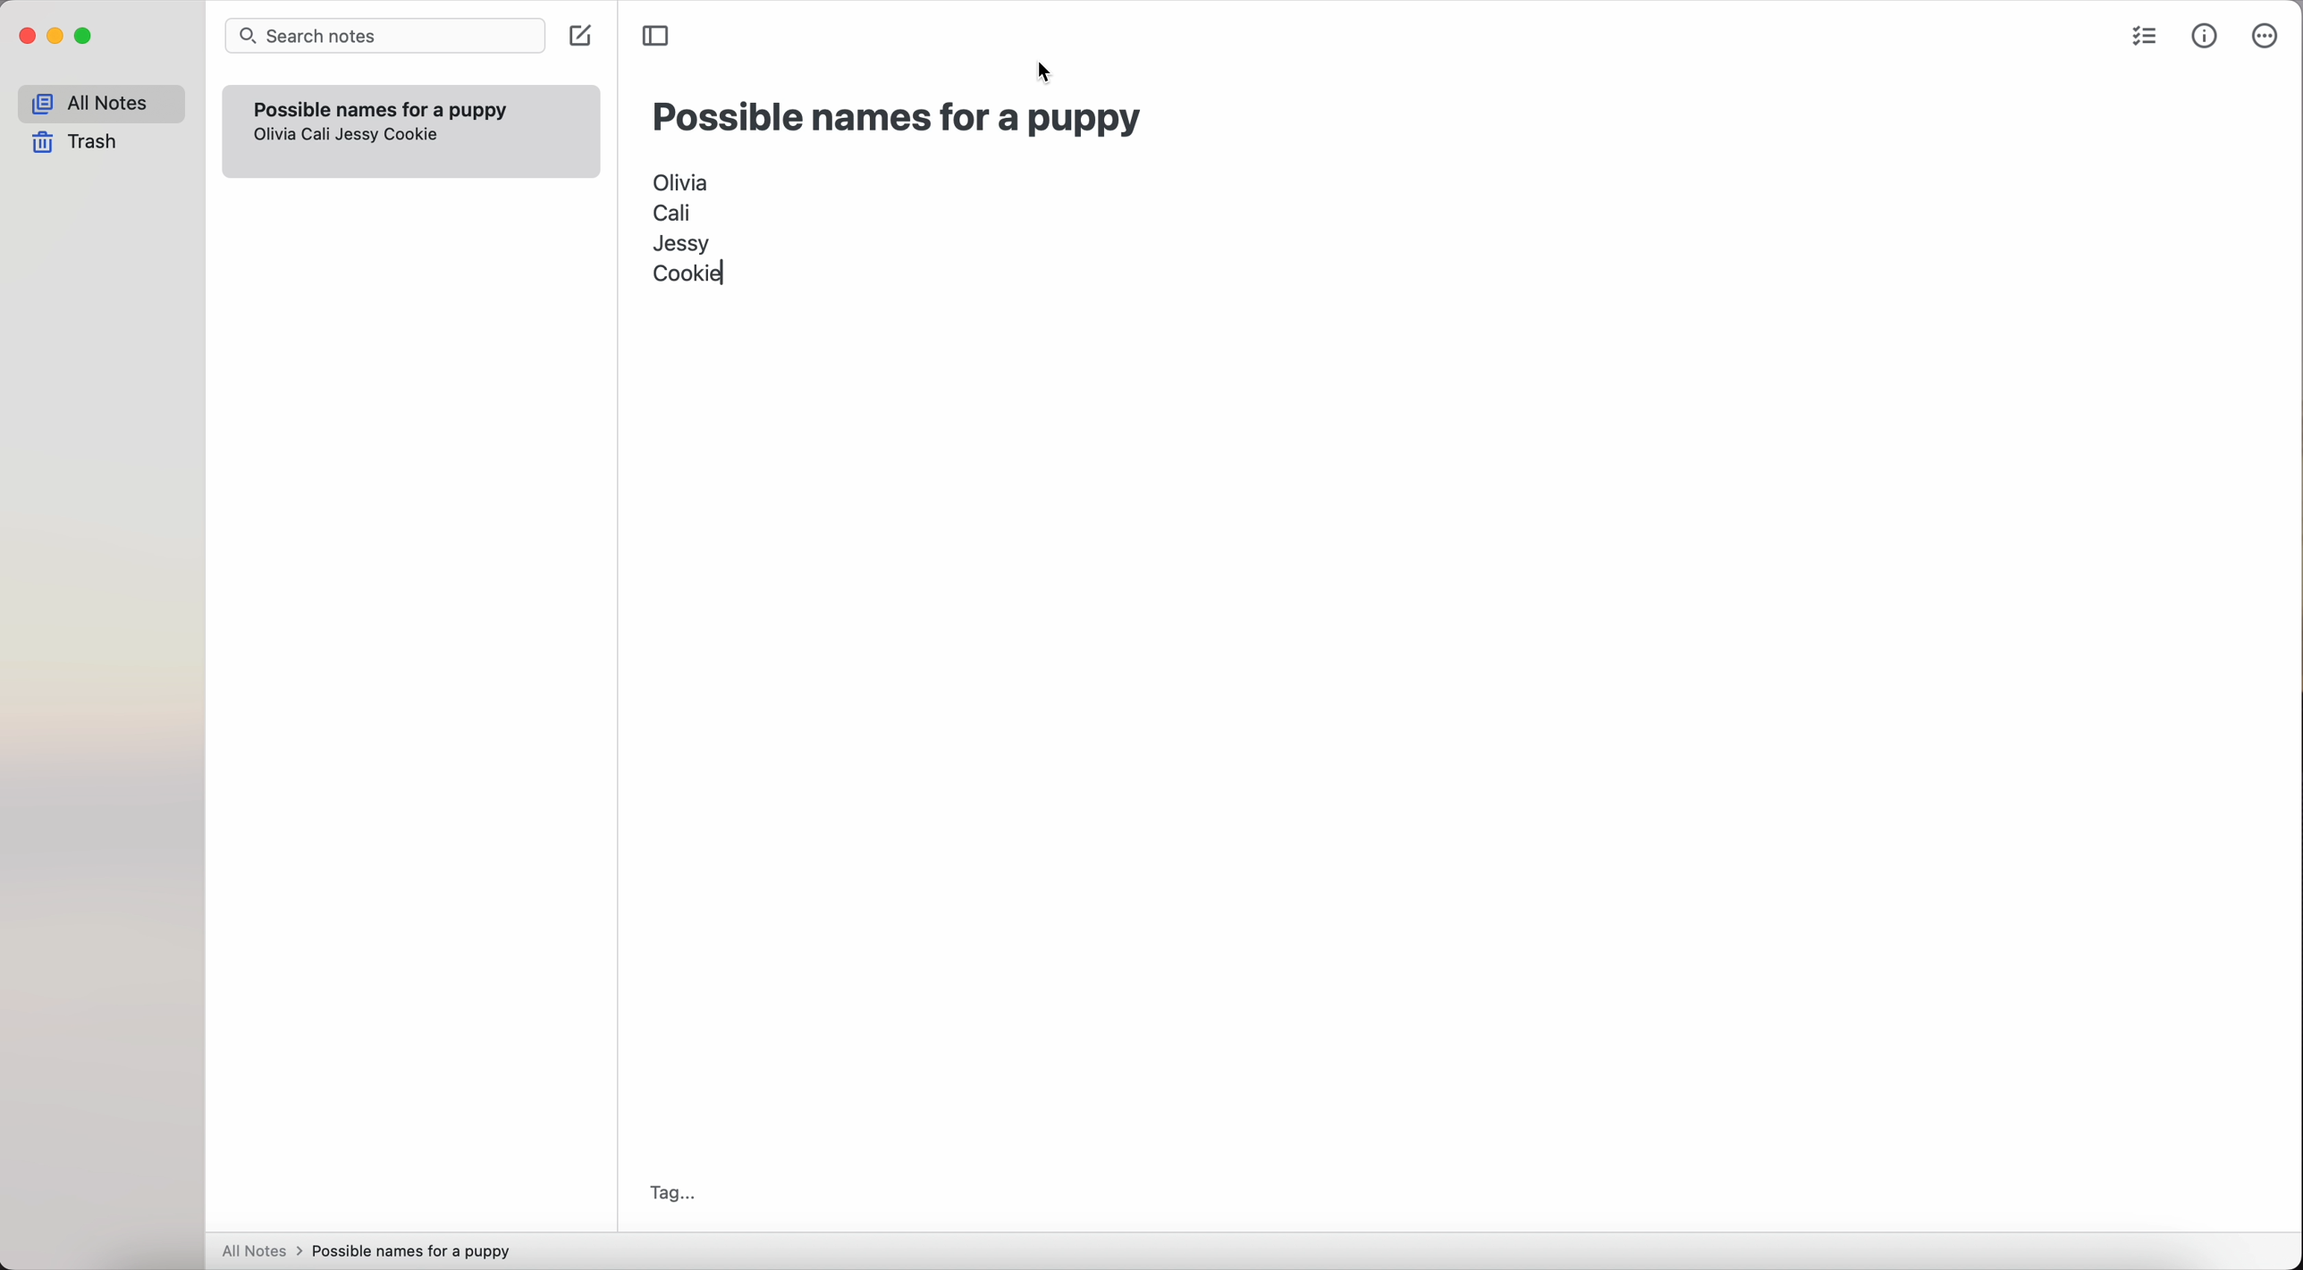  I want to click on close, so click(25, 38).